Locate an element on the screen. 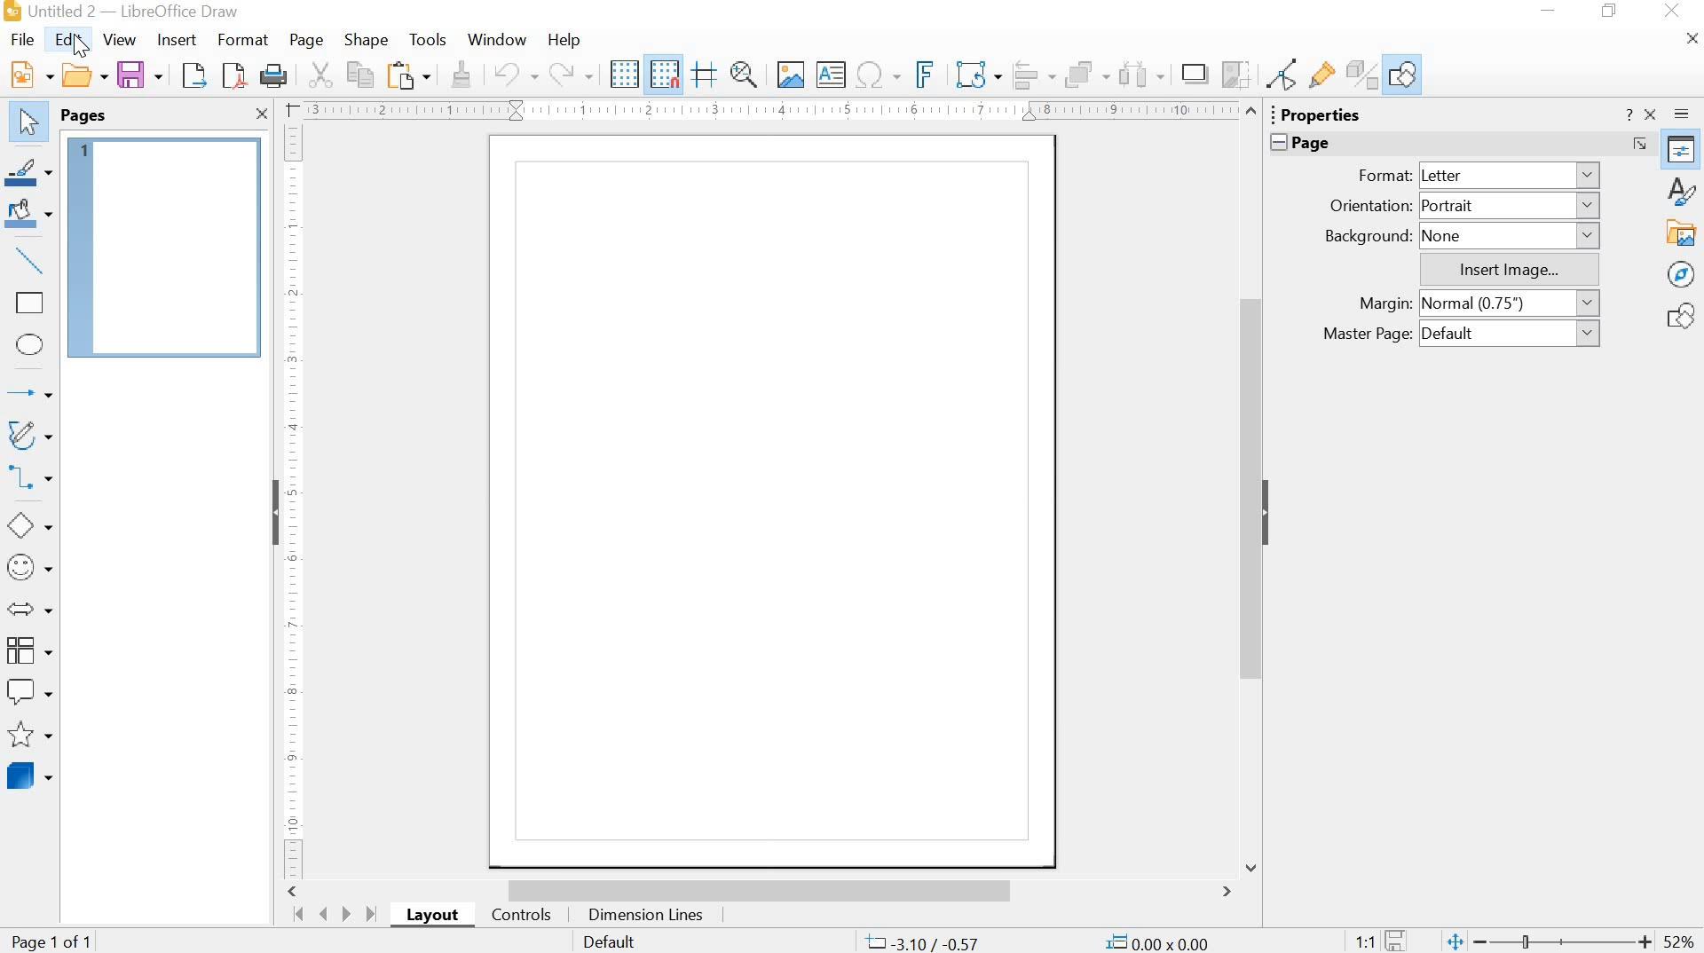 The image size is (1704, 953). Show Draw Functions is located at coordinates (1408, 74).